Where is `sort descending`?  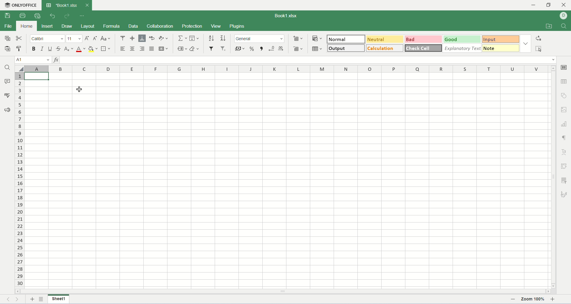 sort descending is located at coordinates (223, 38).